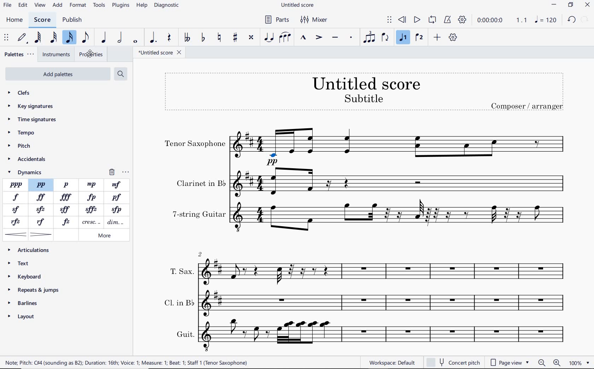  What do you see at coordinates (199, 214) in the screenshot?
I see `text` at bounding box center [199, 214].